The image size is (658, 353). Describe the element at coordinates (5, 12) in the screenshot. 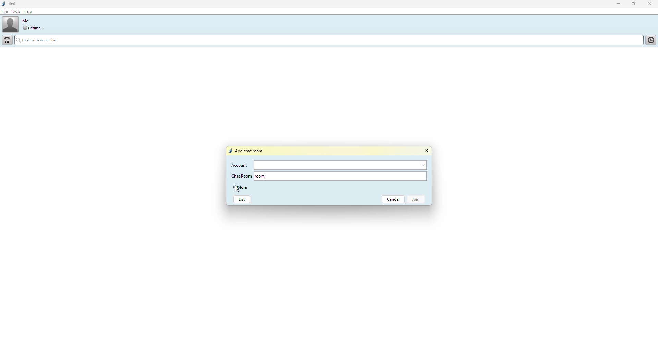

I see `file` at that location.